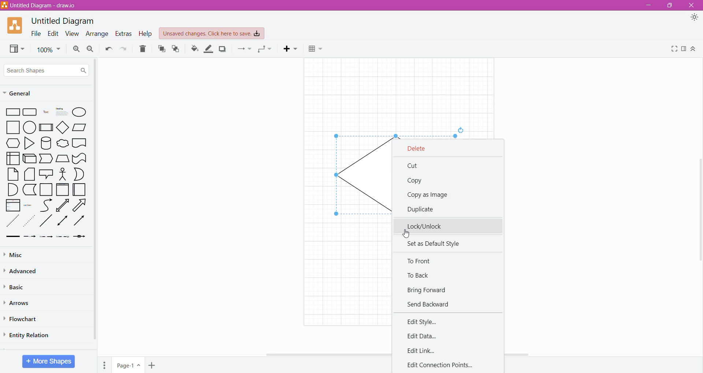 The image size is (703, 373). I want to click on Misc, so click(23, 255).